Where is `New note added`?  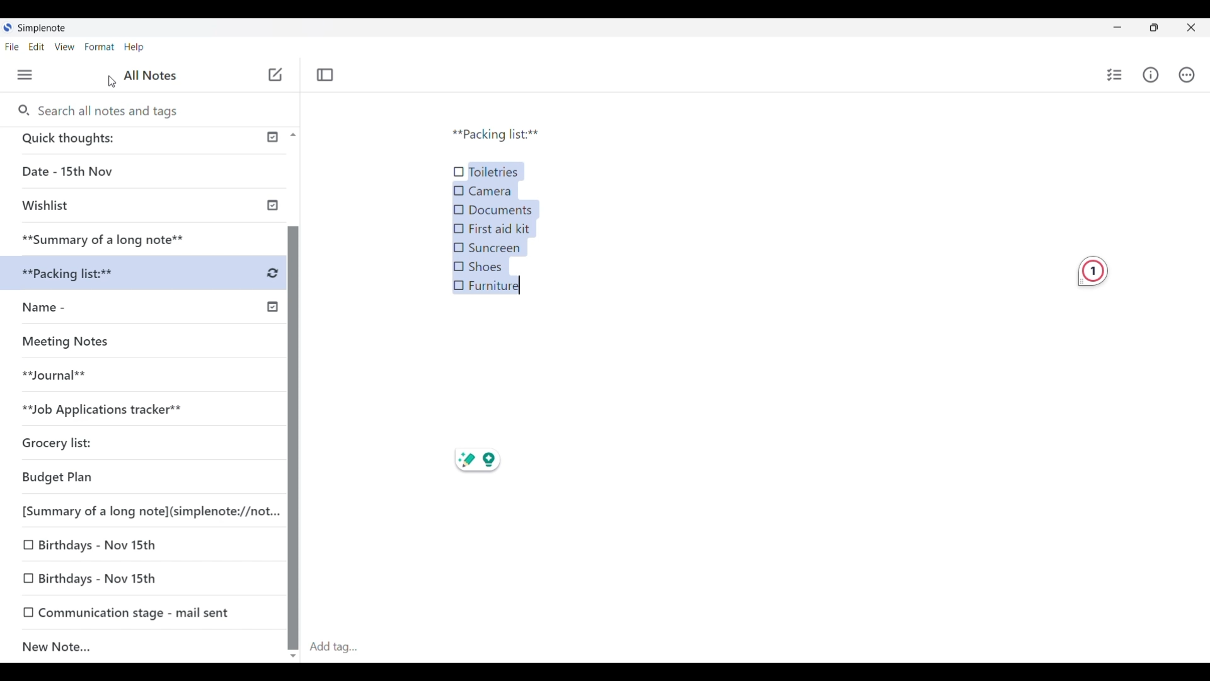
New note added is located at coordinates (131, 647).